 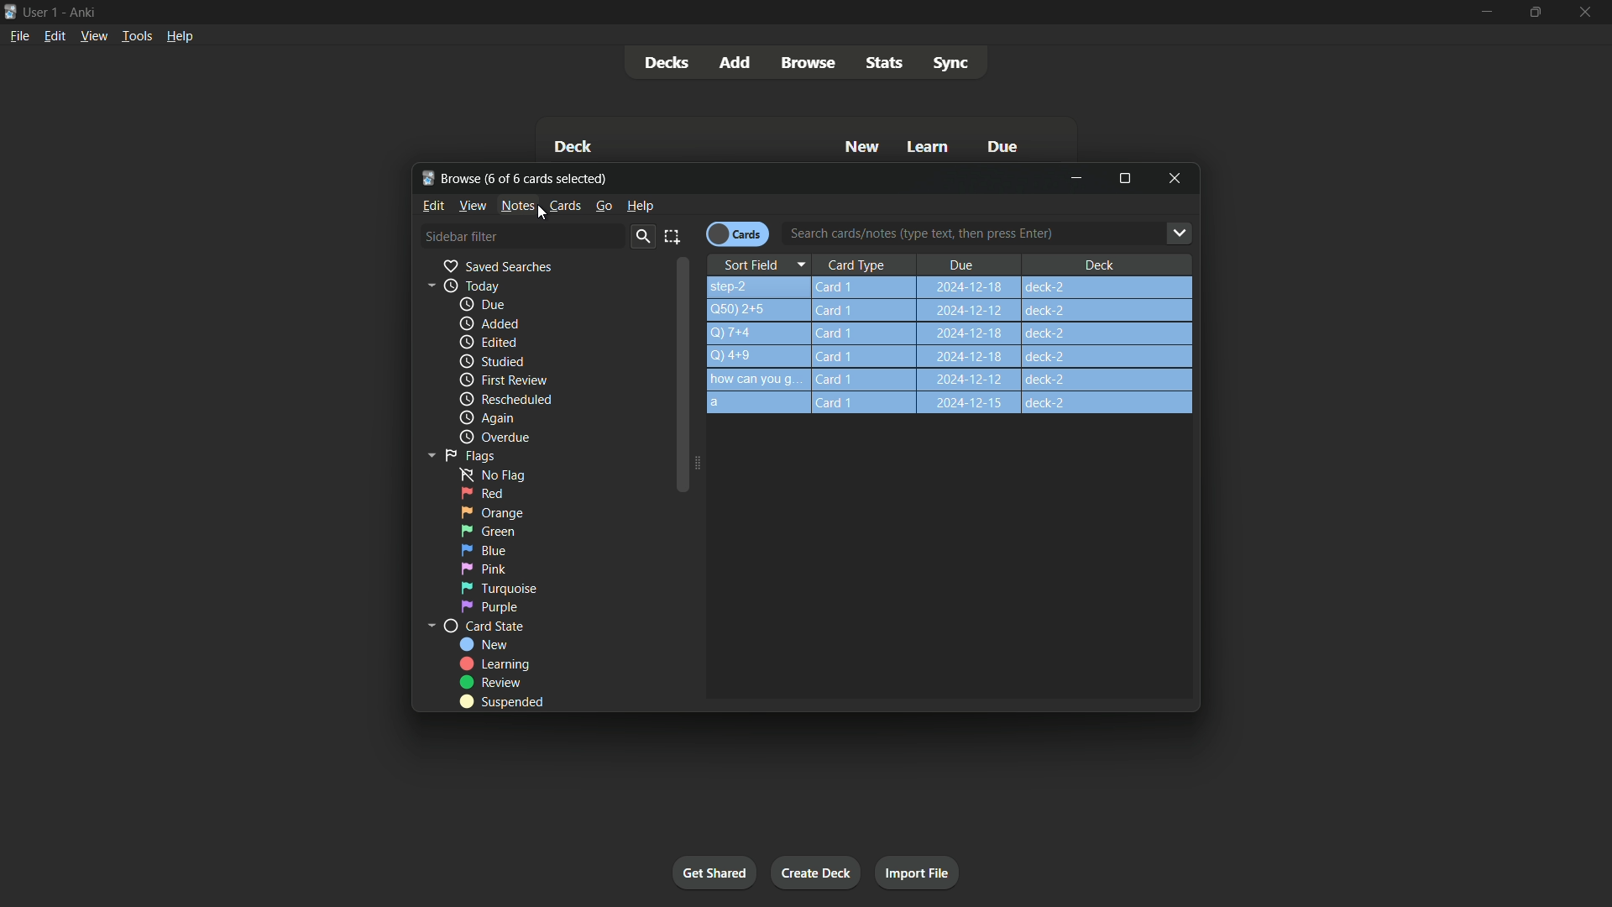 What do you see at coordinates (503, 380) in the screenshot?
I see `First review` at bounding box center [503, 380].